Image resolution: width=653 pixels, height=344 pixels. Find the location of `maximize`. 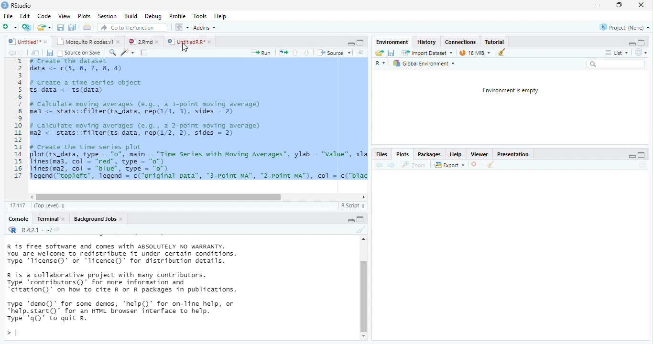

maximize is located at coordinates (351, 221).